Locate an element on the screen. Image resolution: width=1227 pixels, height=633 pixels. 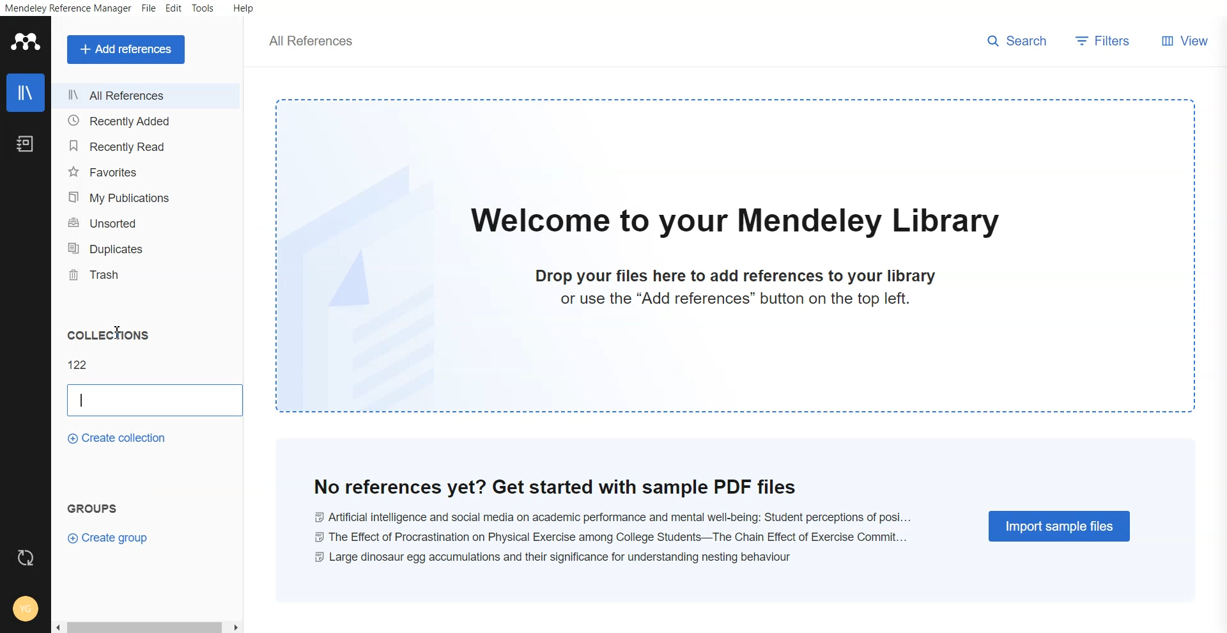
Import simple files is located at coordinates (1061, 525).